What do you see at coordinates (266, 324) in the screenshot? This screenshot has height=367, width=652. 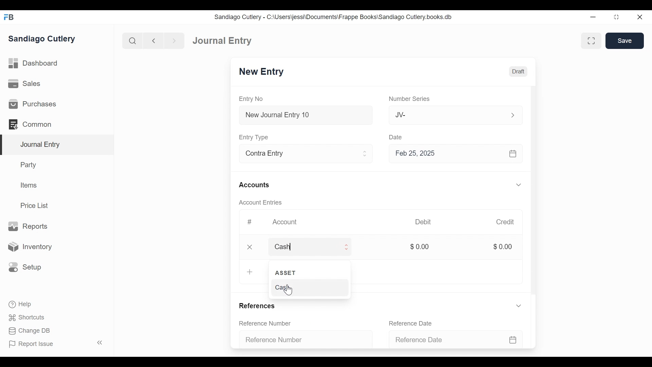 I see `Reference Number` at bounding box center [266, 324].